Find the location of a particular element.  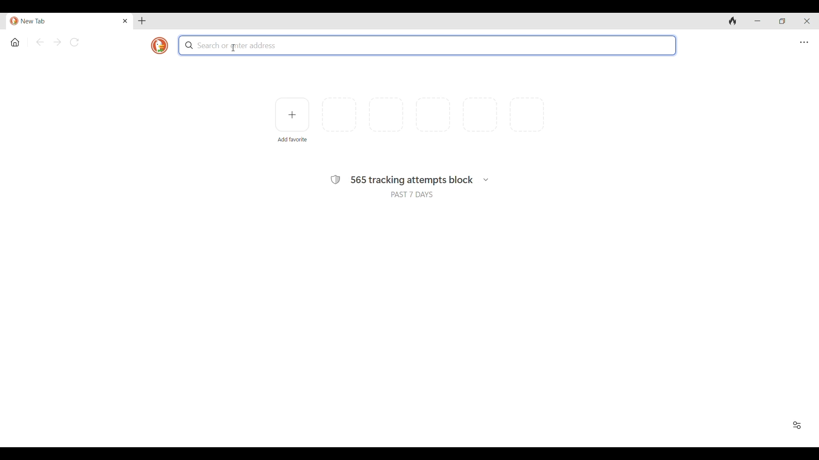

565 tracking attempts block is located at coordinates (412, 181).